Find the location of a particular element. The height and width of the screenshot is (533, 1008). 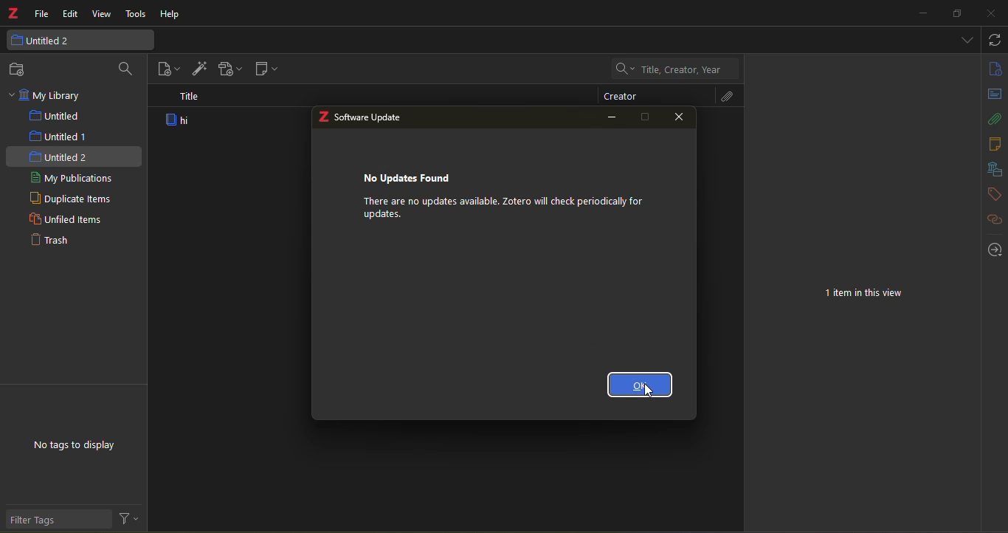

close is located at coordinates (680, 117).